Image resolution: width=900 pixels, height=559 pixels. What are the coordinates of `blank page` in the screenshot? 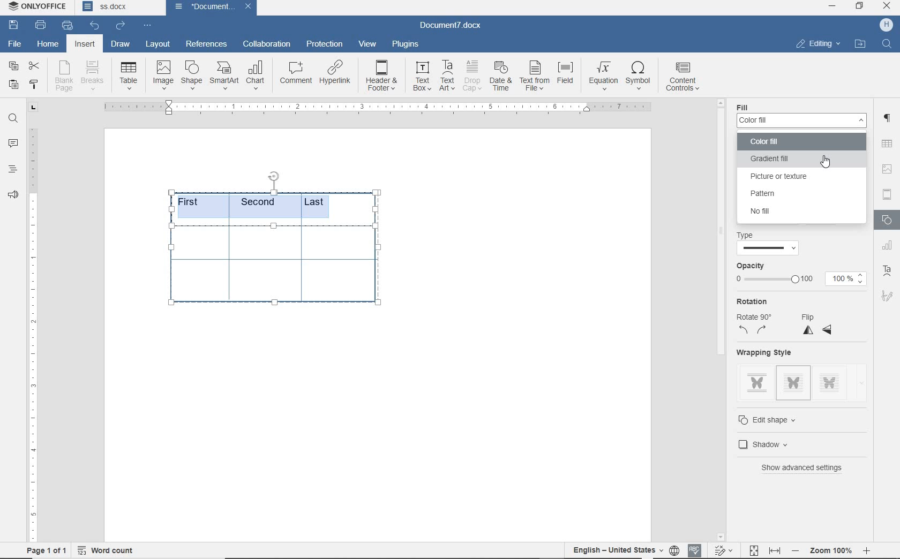 It's located at (64, 78).